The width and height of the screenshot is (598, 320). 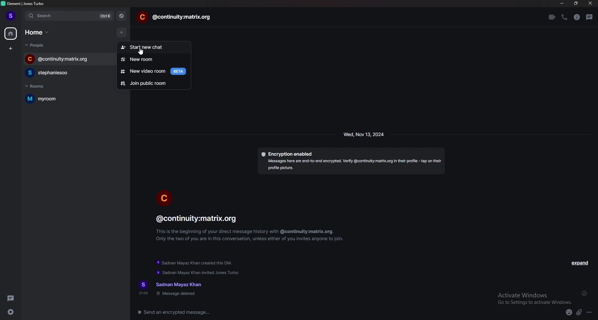 What do you see at coordinates (195, 264) in the screenshot?
I see `update` at bounding box center [195, 264].